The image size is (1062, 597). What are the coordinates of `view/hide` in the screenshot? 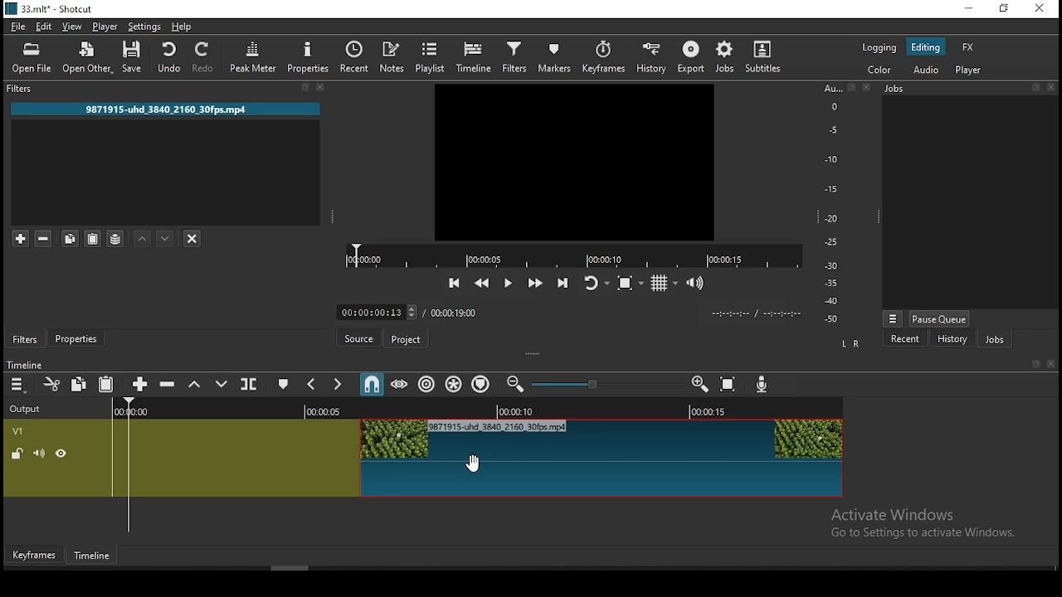 It's located at (61, 454).